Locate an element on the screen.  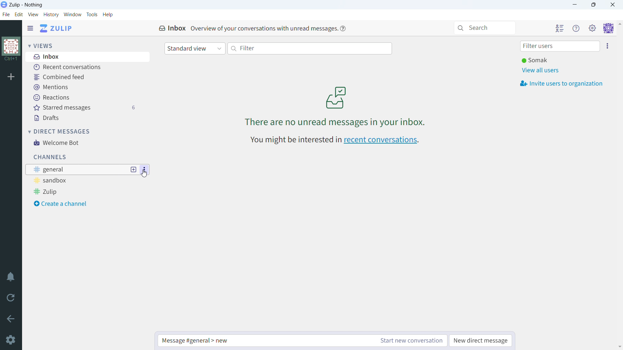
go back is located at coordinates (11, 318).